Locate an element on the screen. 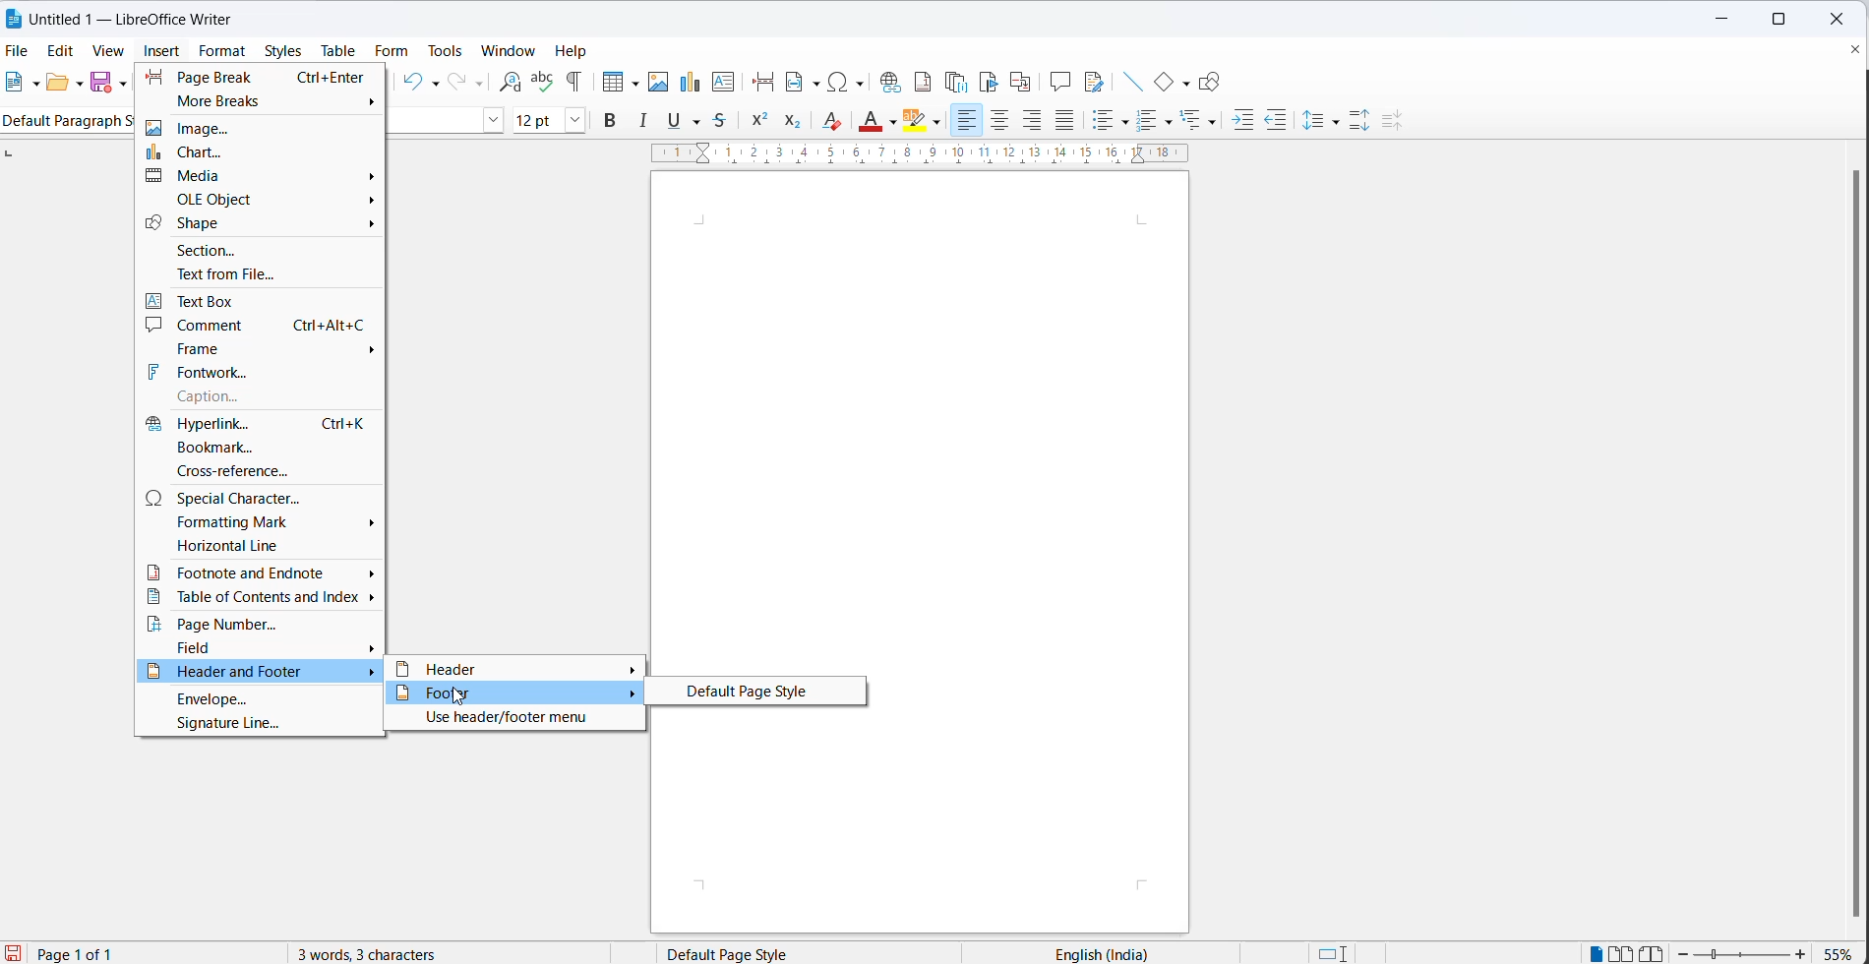  show draw functions is located at coordinates (1217, 82).